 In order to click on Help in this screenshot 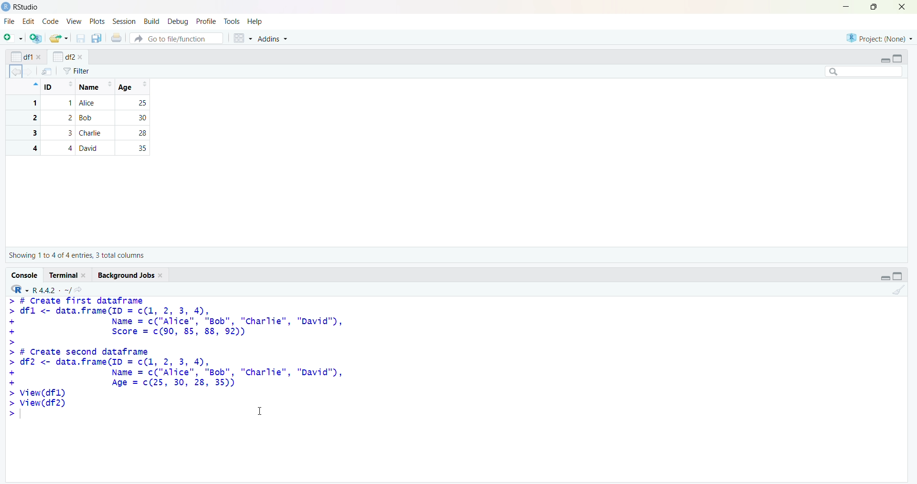, I will do `click(255, 21)`.